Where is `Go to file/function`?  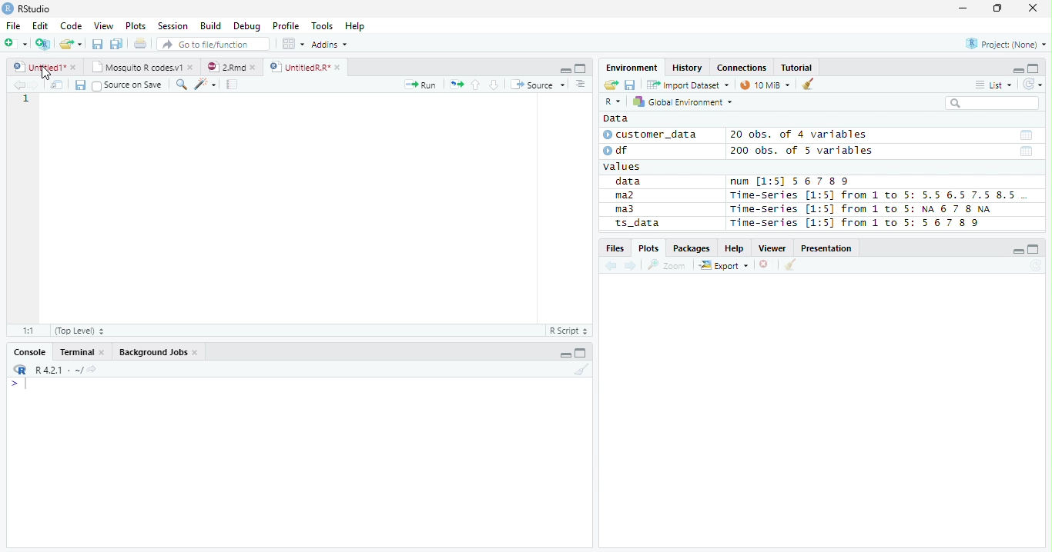 Go to file/function is located at coordinates (211, 45).